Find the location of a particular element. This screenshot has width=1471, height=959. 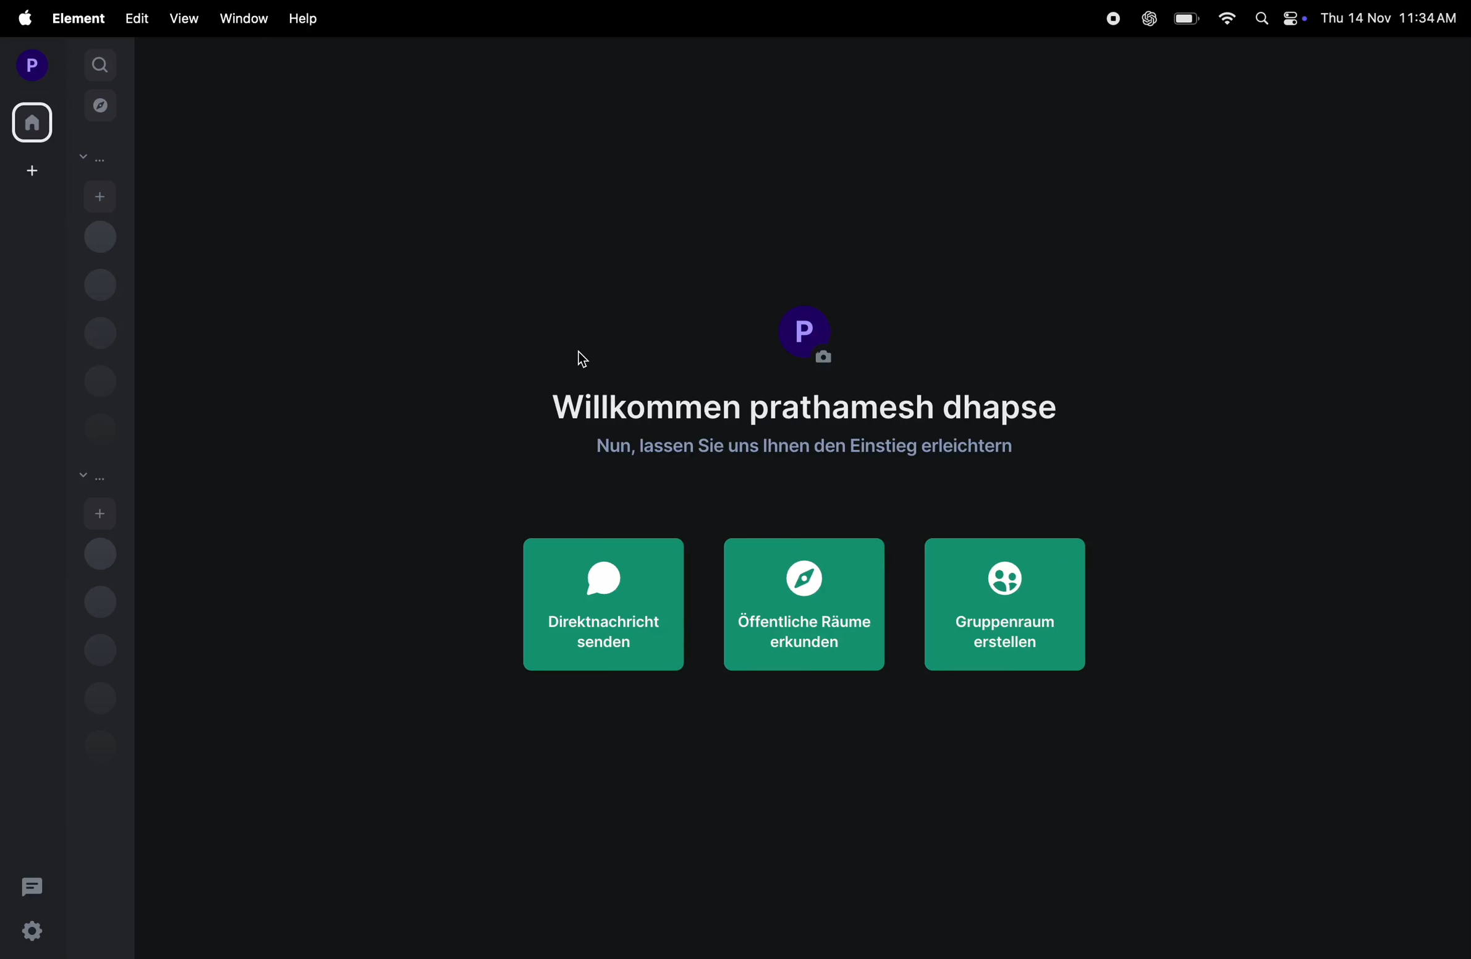

chatgpt is located at coordinates (1147, 19).